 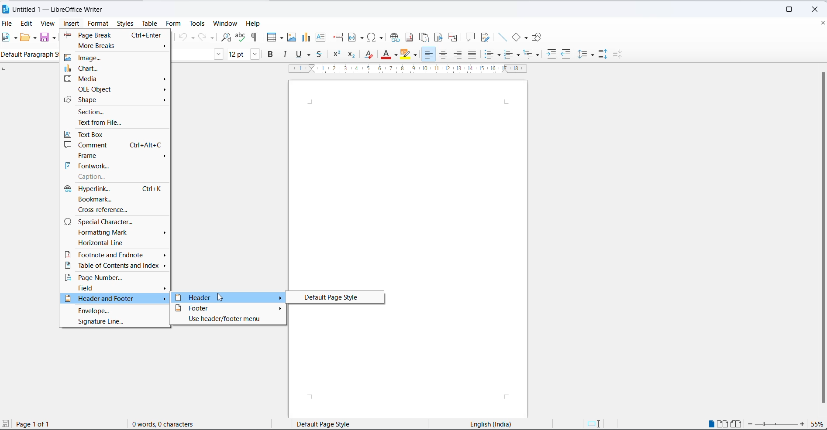 What do you see at coordinates (116, 178) in the screenshot?
I see `caption` at bounding box center [116, 178].